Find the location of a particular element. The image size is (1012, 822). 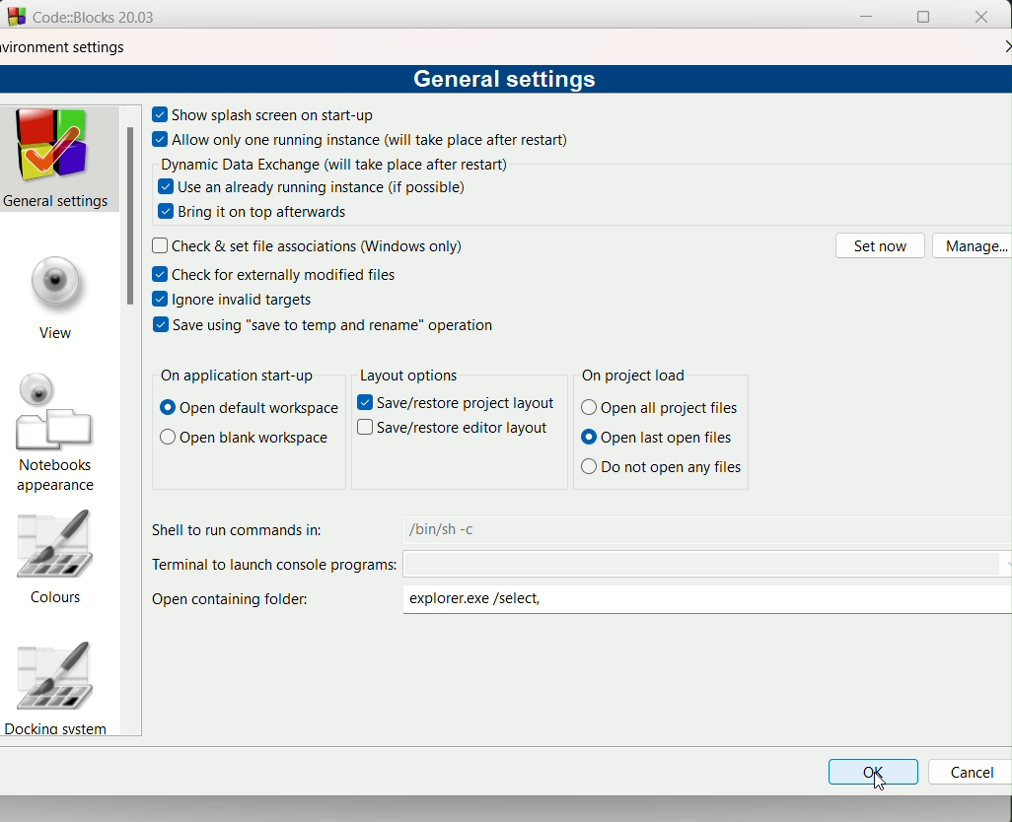

Docking system is located at coordinates (62, 686).